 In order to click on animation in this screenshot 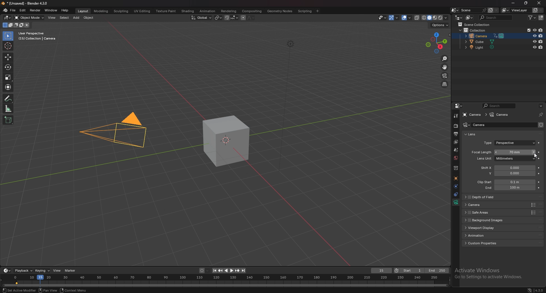, I will do `click(487, 235)`.